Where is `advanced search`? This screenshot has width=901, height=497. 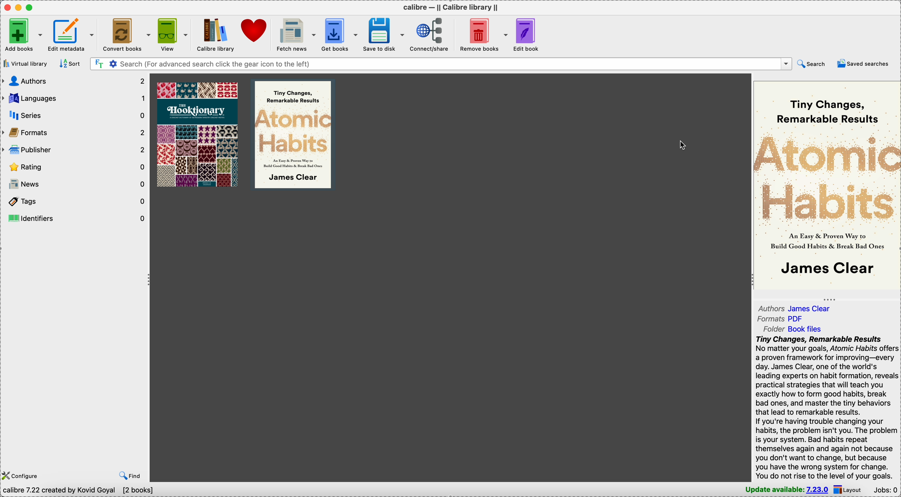 advanced search is located at coordinates (112, 64).